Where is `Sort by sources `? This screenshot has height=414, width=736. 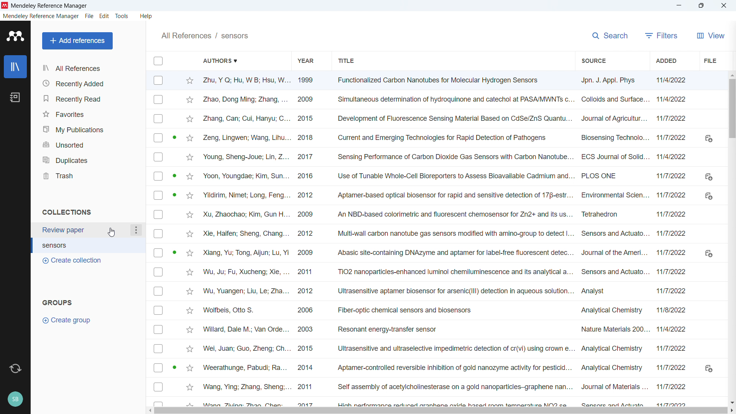 Sort by sources  is located at coordinates (592, 60).